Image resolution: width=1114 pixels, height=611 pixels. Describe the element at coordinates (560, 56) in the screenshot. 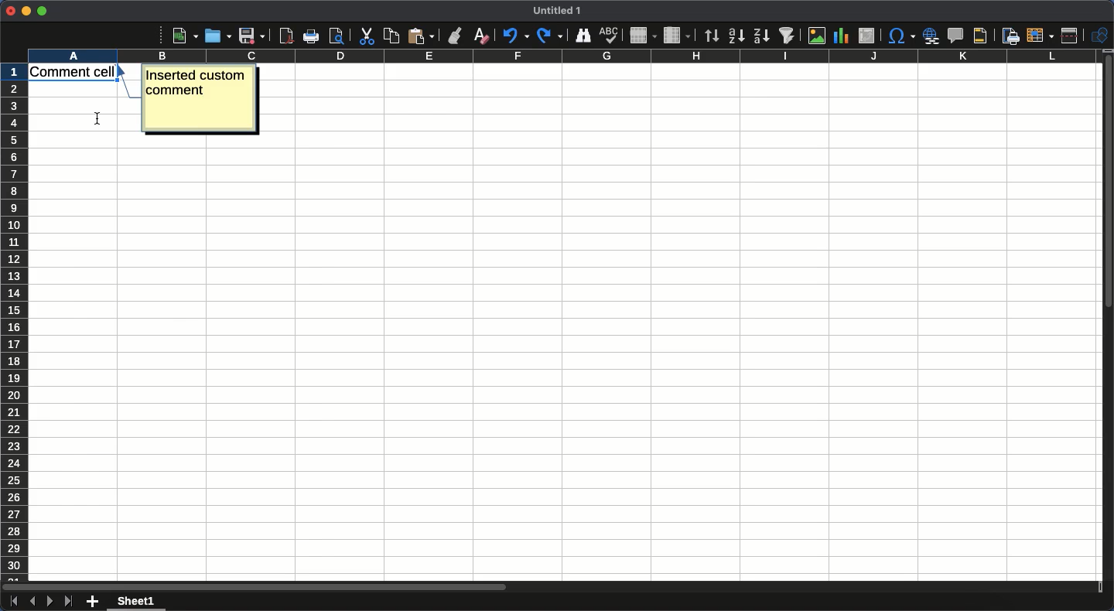

I see `Column` at that location.